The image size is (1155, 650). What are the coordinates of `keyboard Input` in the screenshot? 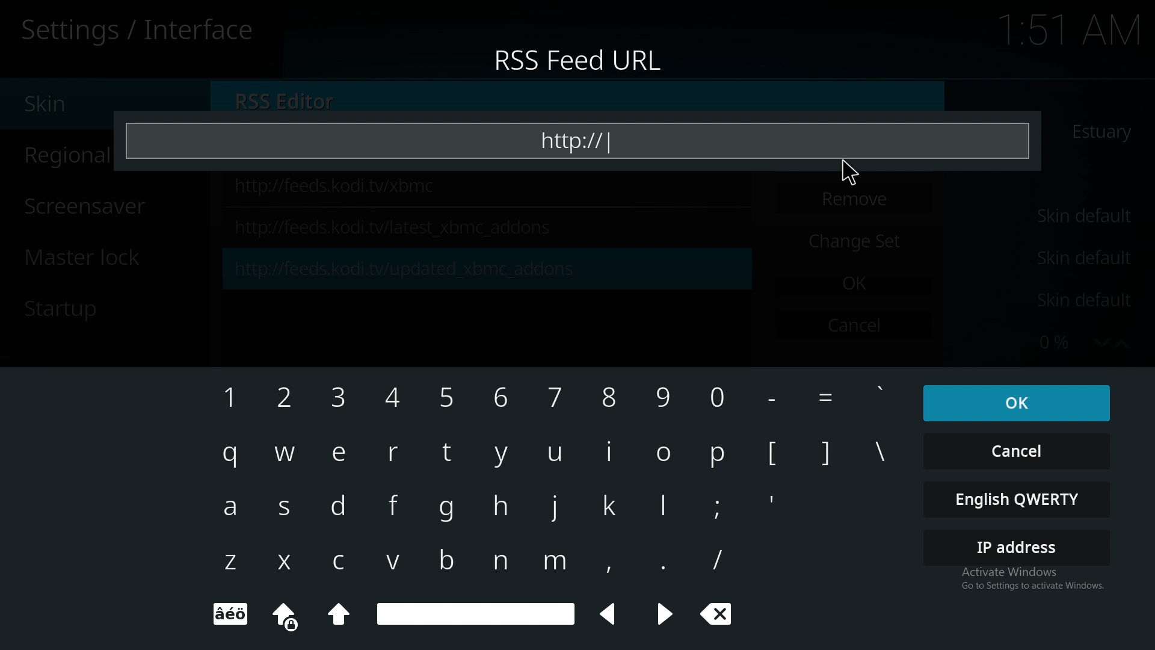 It's located at (294, 619).